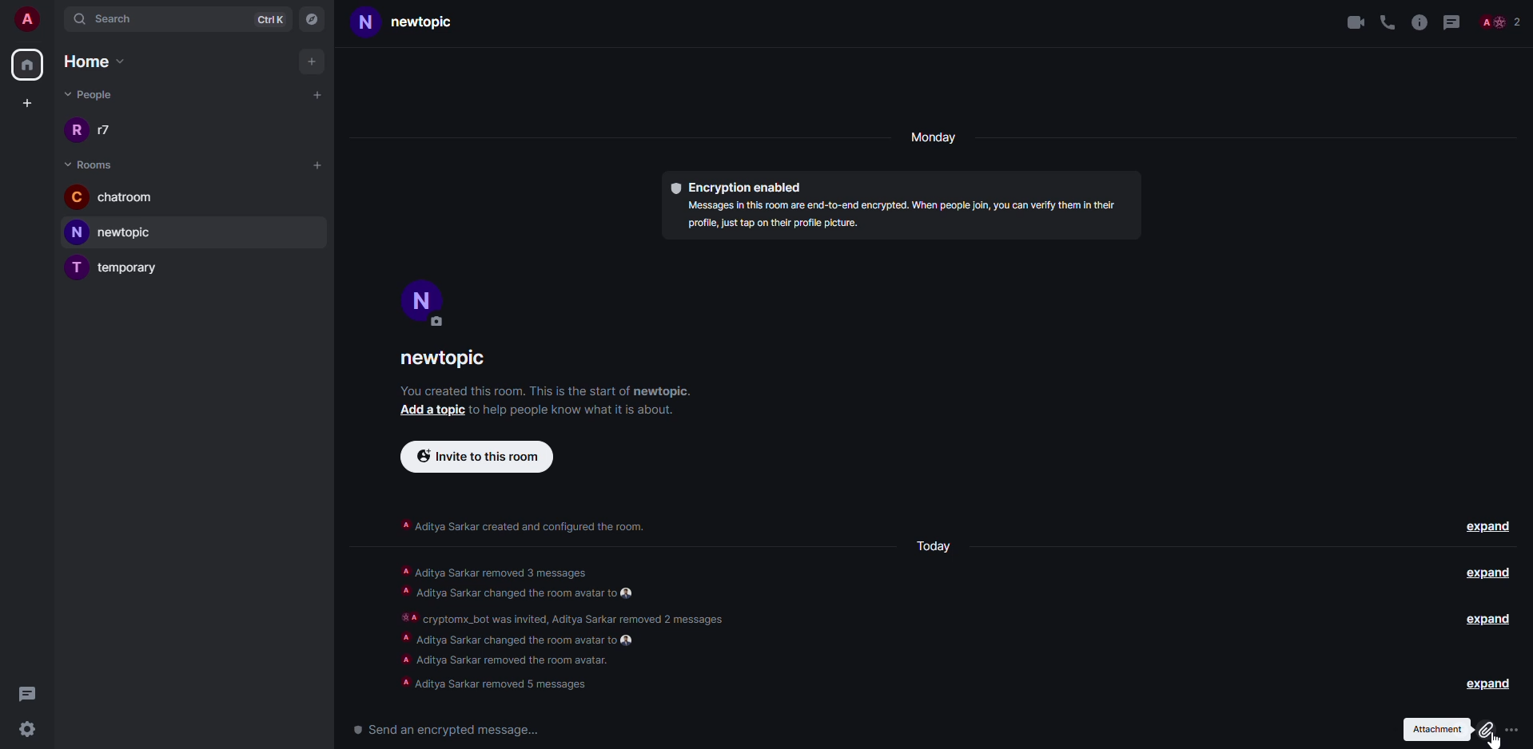 The height and width of the screenshot is (749, 1533). What do you see at coordinates (1500, 22) in the screenshot?
I see `people` at bounding box center [1500, 22].